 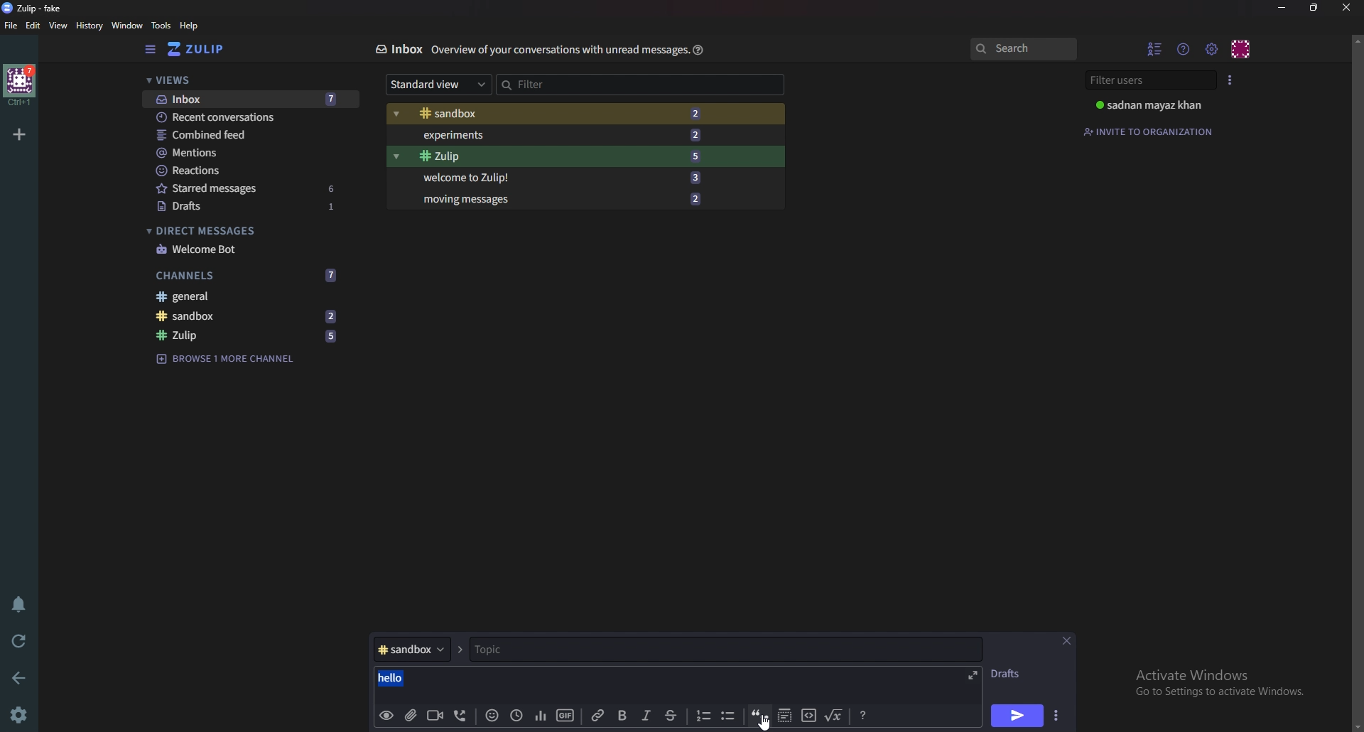 What do you see at coordinates (332, 335) in the screenshot?
I see `5` at bounding box center [332, 335].